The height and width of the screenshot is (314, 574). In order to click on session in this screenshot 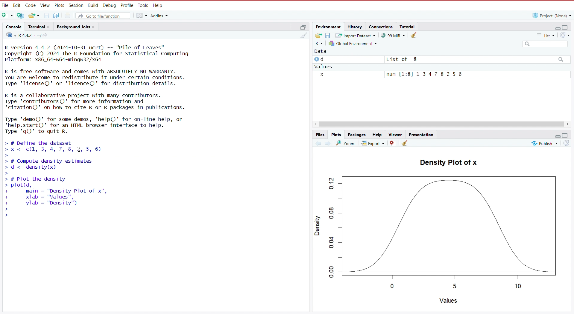, I will do `click(77, 4)`.